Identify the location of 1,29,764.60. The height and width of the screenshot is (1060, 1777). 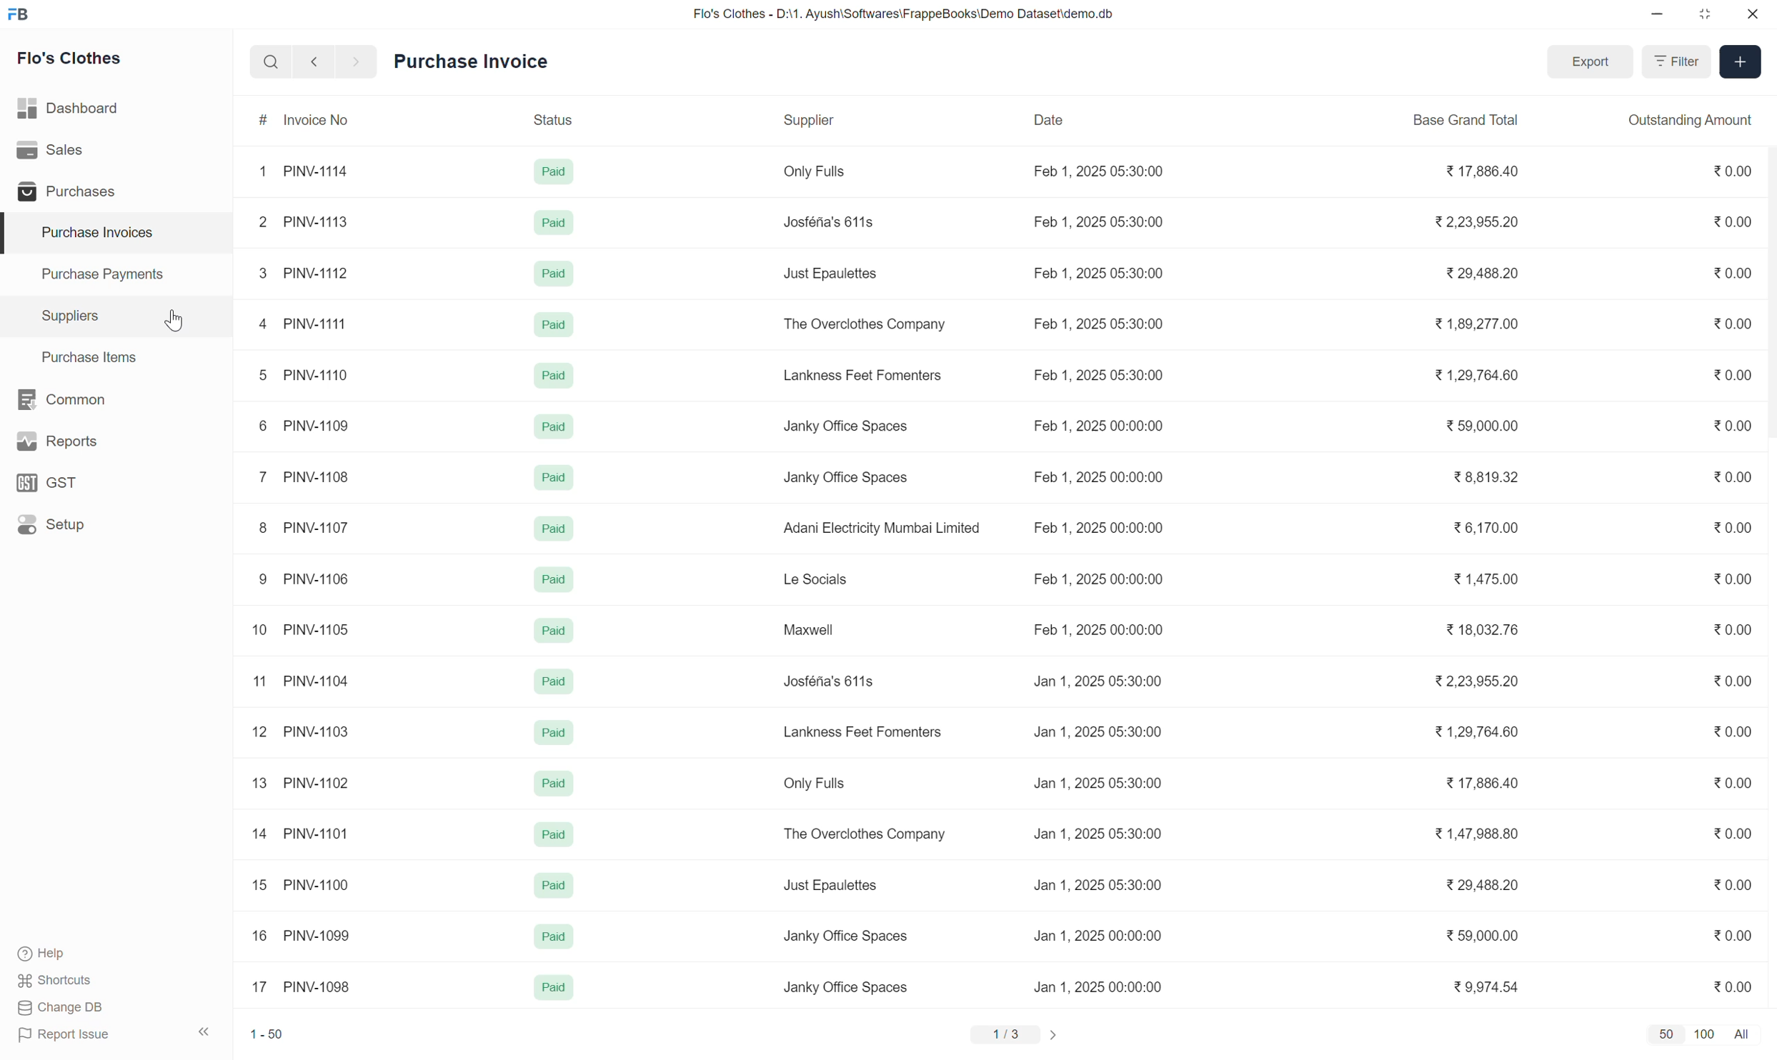
(1473, 731).